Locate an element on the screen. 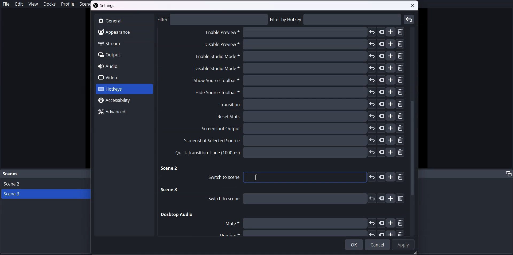 Image resolution: width=513 pixels, height=255 pixels. Disable studio mode is located at coordinates (299, 68).